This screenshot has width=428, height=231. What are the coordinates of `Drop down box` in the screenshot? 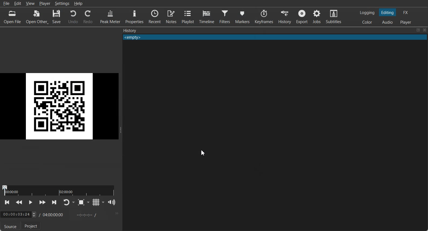 It's located at (74, 202).